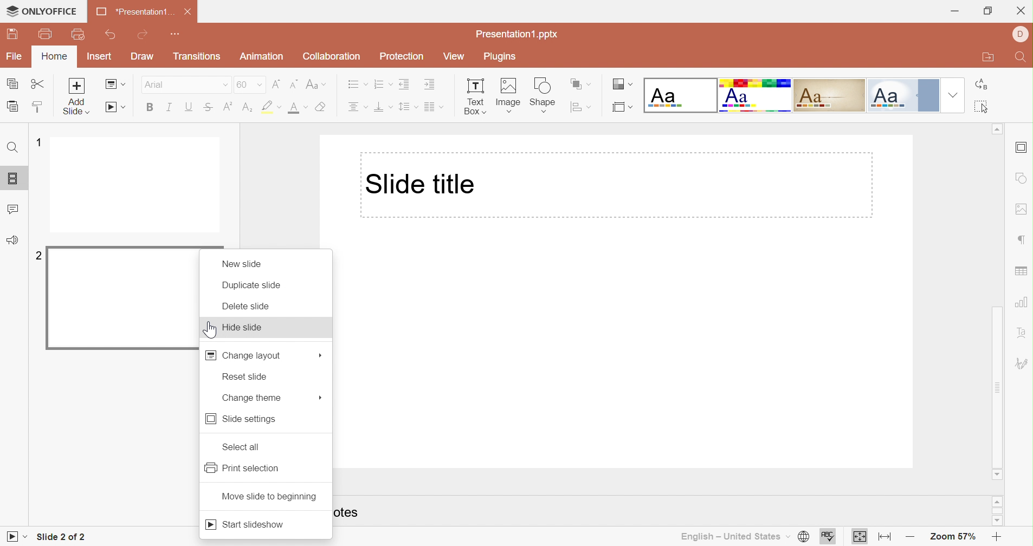 The image size is (1033, 546). I want to click on Image settings, so click(1023, 210).